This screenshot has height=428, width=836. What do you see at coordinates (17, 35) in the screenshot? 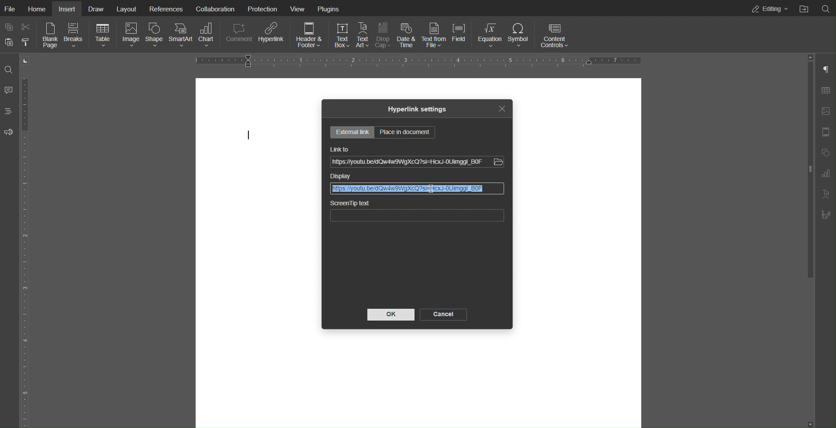
I see `Copy Paste Options` at bounding box center [17, 35].